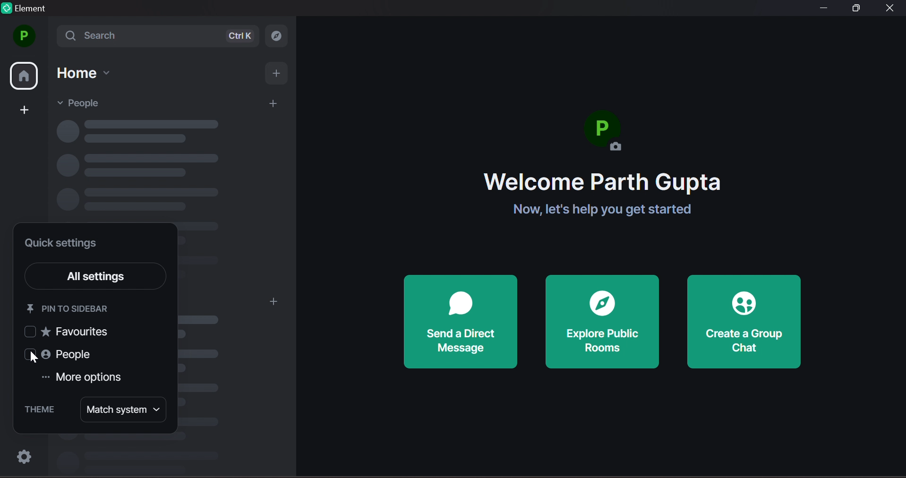  I want to click on home, so click(25, 77).